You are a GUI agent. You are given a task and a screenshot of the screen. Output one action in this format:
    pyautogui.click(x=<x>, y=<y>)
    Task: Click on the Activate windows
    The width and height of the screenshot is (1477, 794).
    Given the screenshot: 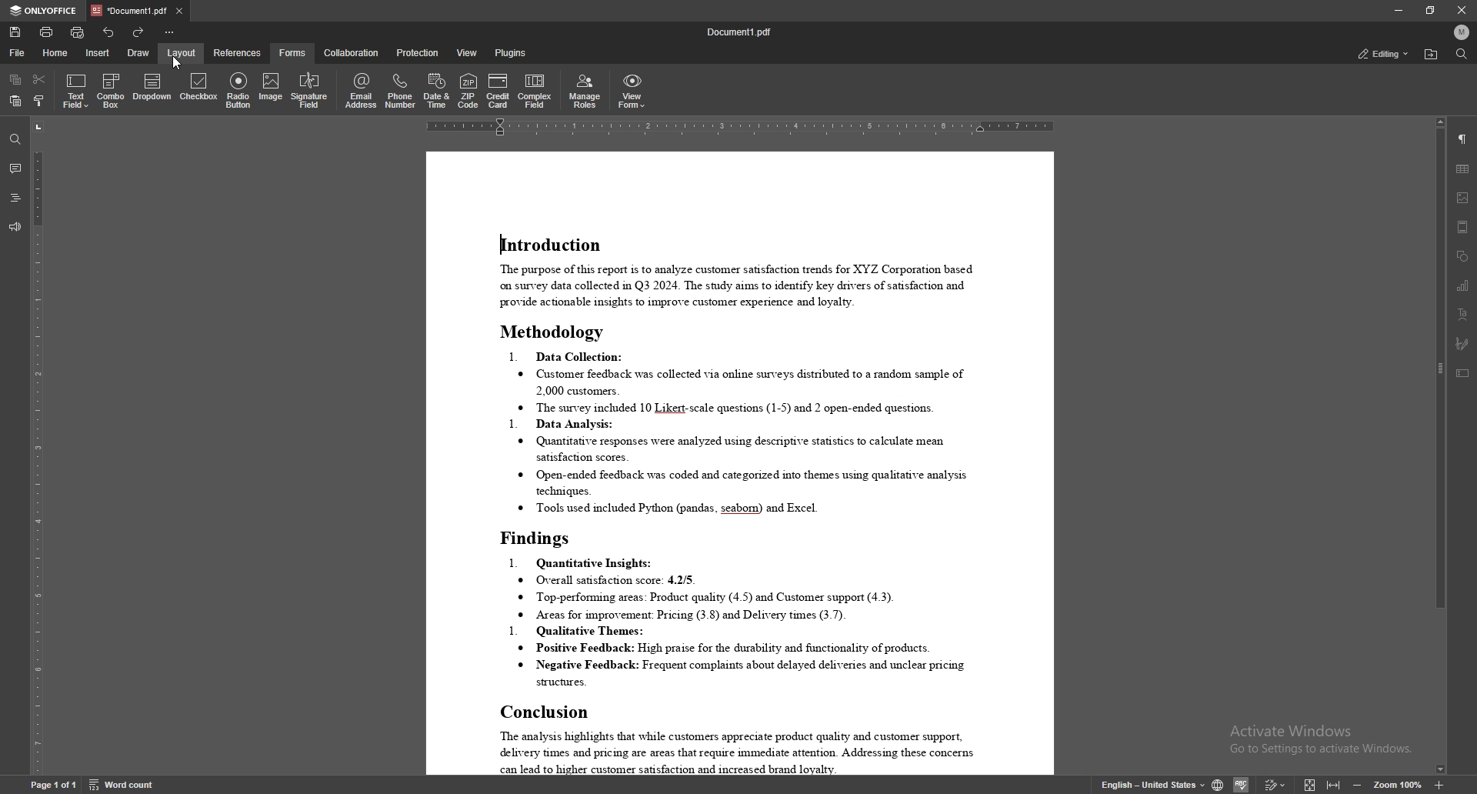 What is the action you would take?
    pyautogui.click(x=1317, y=741)
    